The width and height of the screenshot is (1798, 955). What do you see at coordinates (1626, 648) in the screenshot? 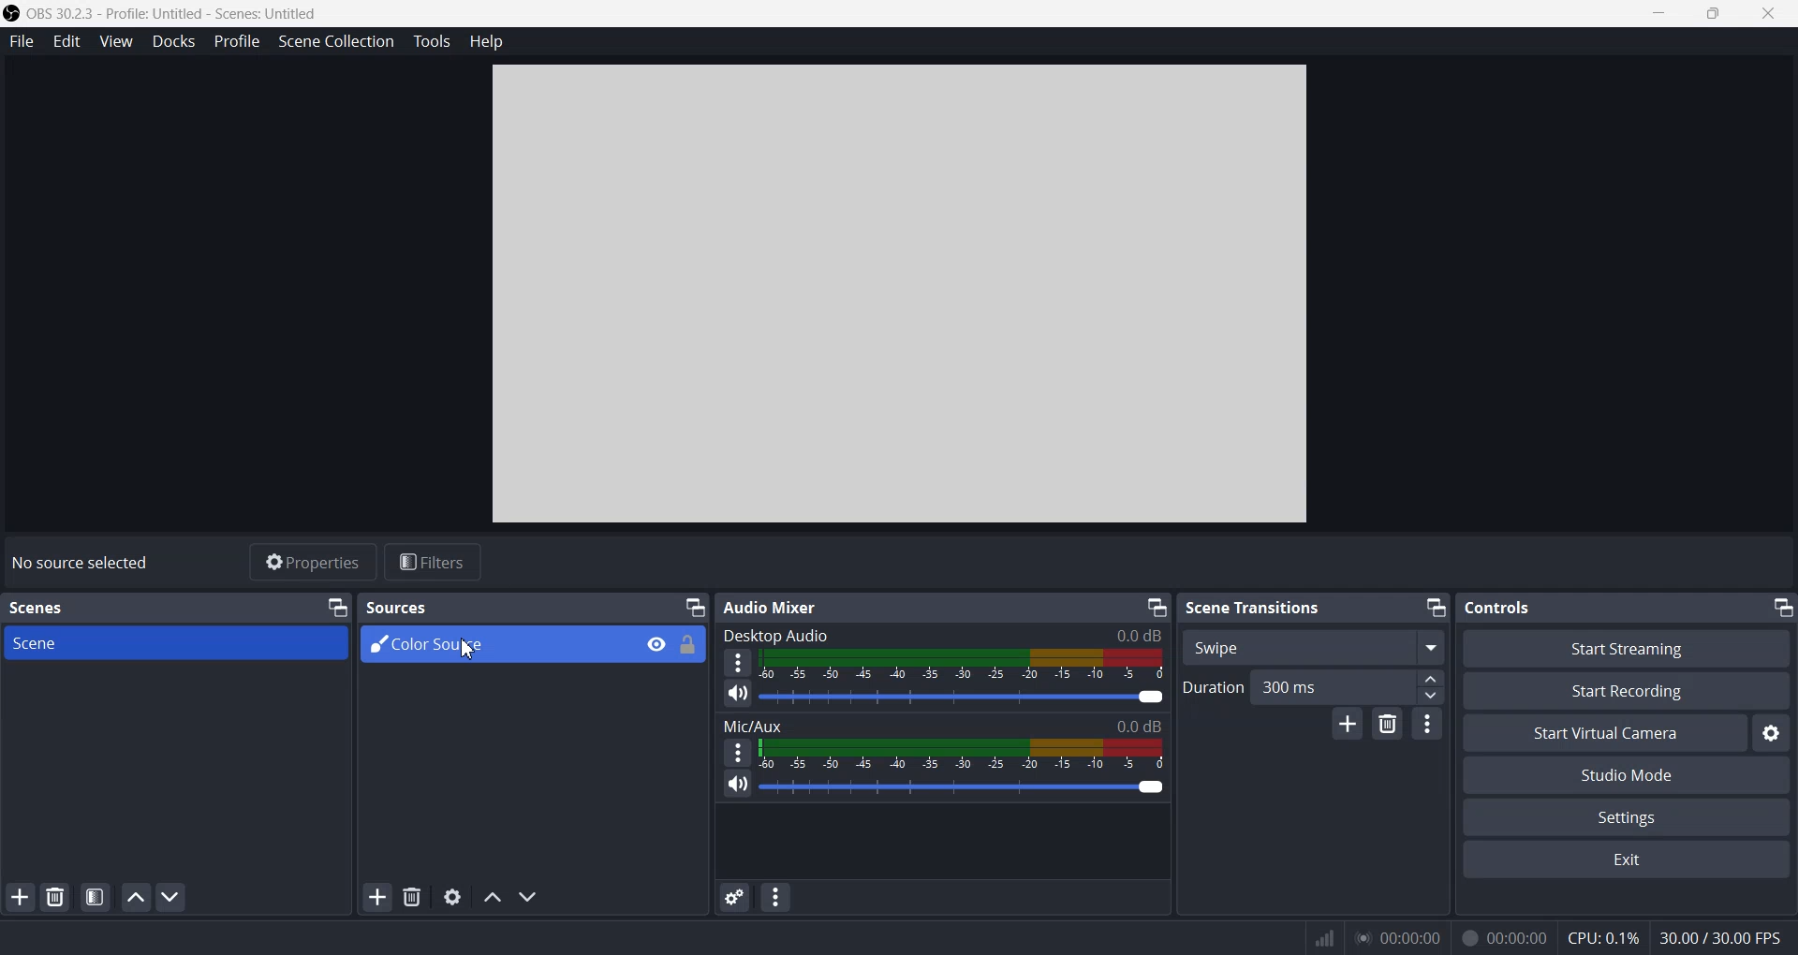
I see `Start Streaming` at bounding box center [1626, 648].